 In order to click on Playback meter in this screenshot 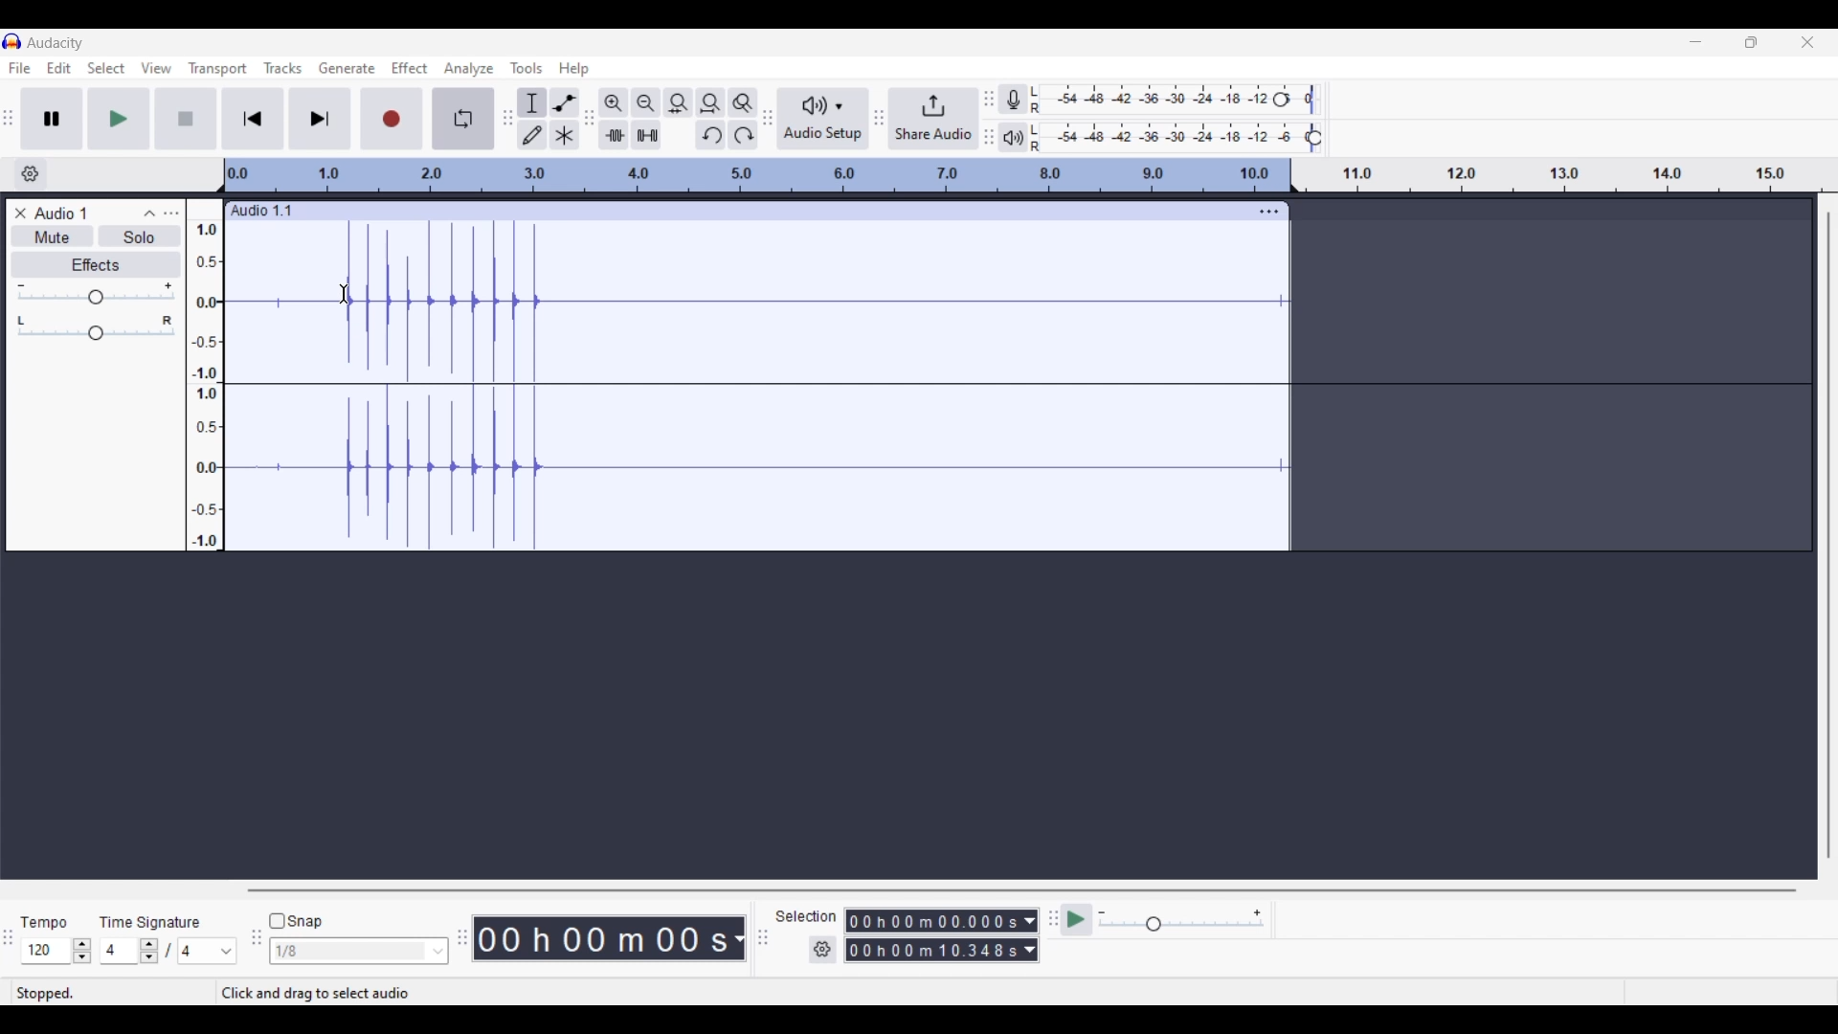, I will do `click(1013, 138)`.